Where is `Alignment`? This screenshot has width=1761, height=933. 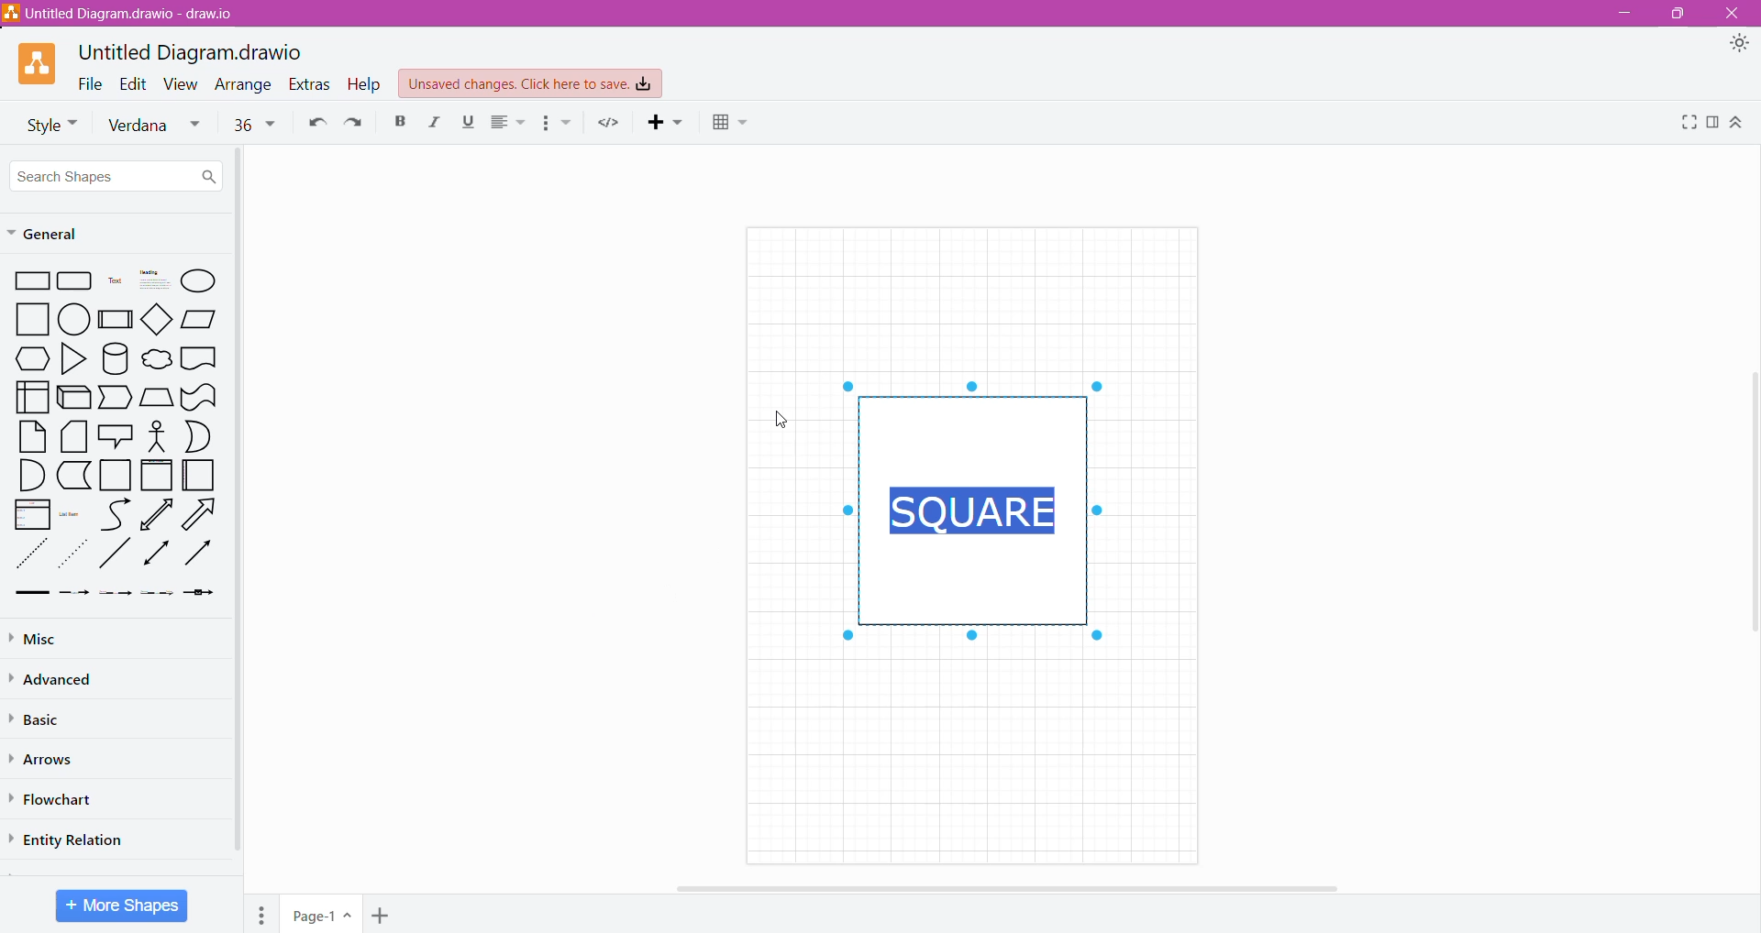 Alignment is located at coordinates (508, 125).